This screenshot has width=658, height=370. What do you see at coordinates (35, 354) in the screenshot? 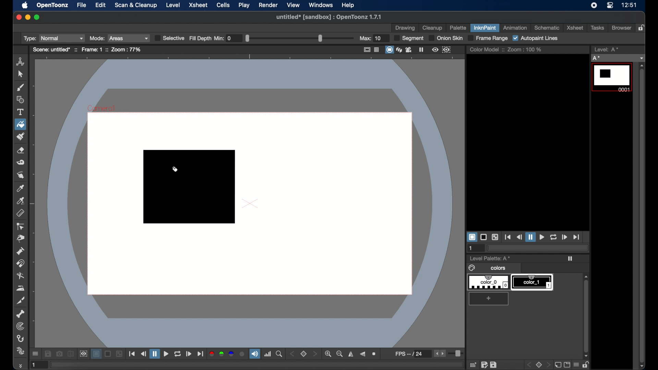
I see `more options` at bounding box center [35, 354].